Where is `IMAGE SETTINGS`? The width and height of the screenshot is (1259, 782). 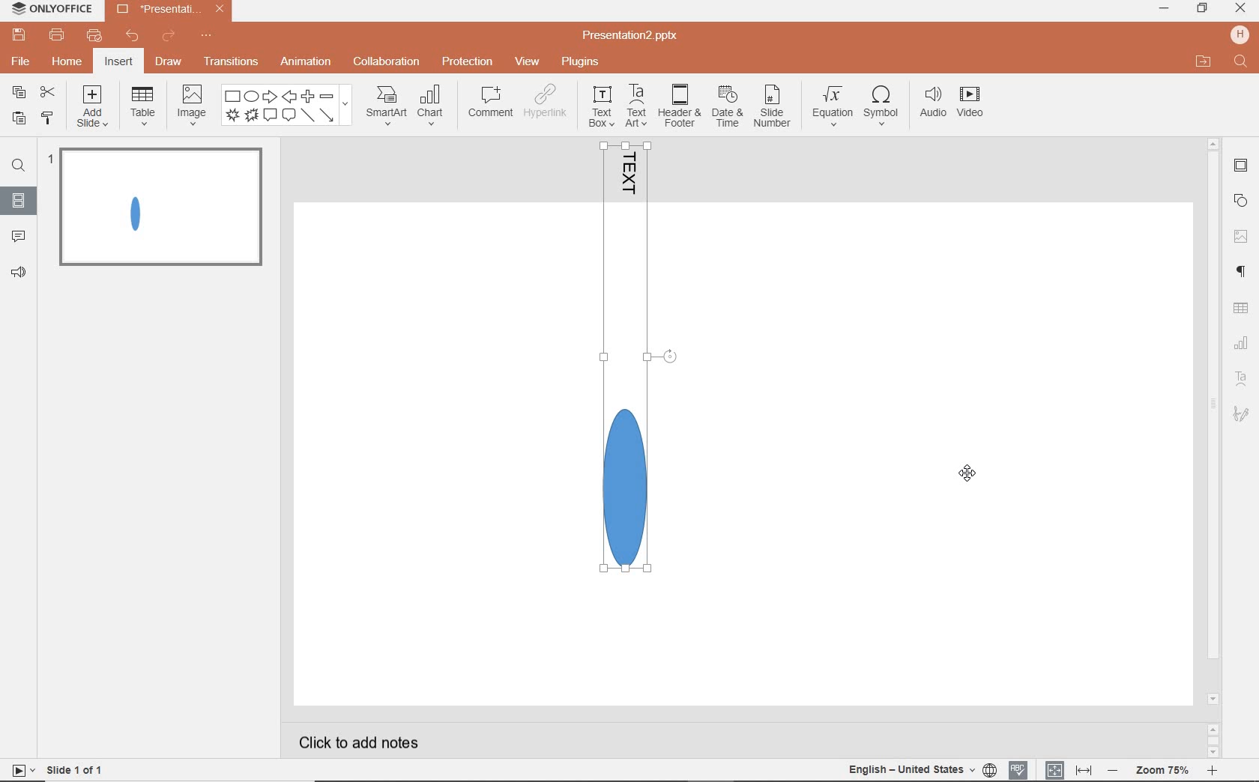
IMAGE SETTINGS is located at coordinates (1241, 236).